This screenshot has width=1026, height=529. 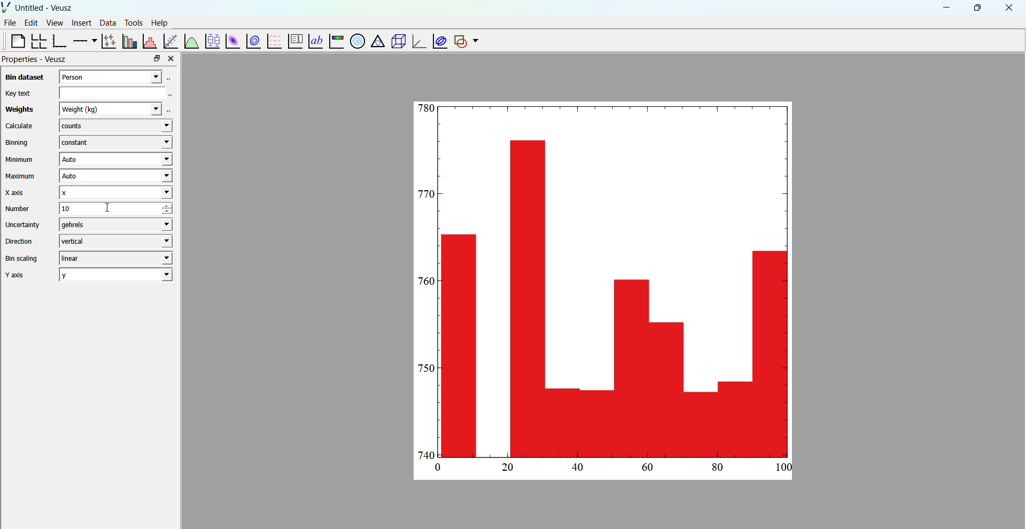 What do you see at coordinates (157, 59) in the screenshot?
I see `maximize property bar` at bounding box center [157, 59].